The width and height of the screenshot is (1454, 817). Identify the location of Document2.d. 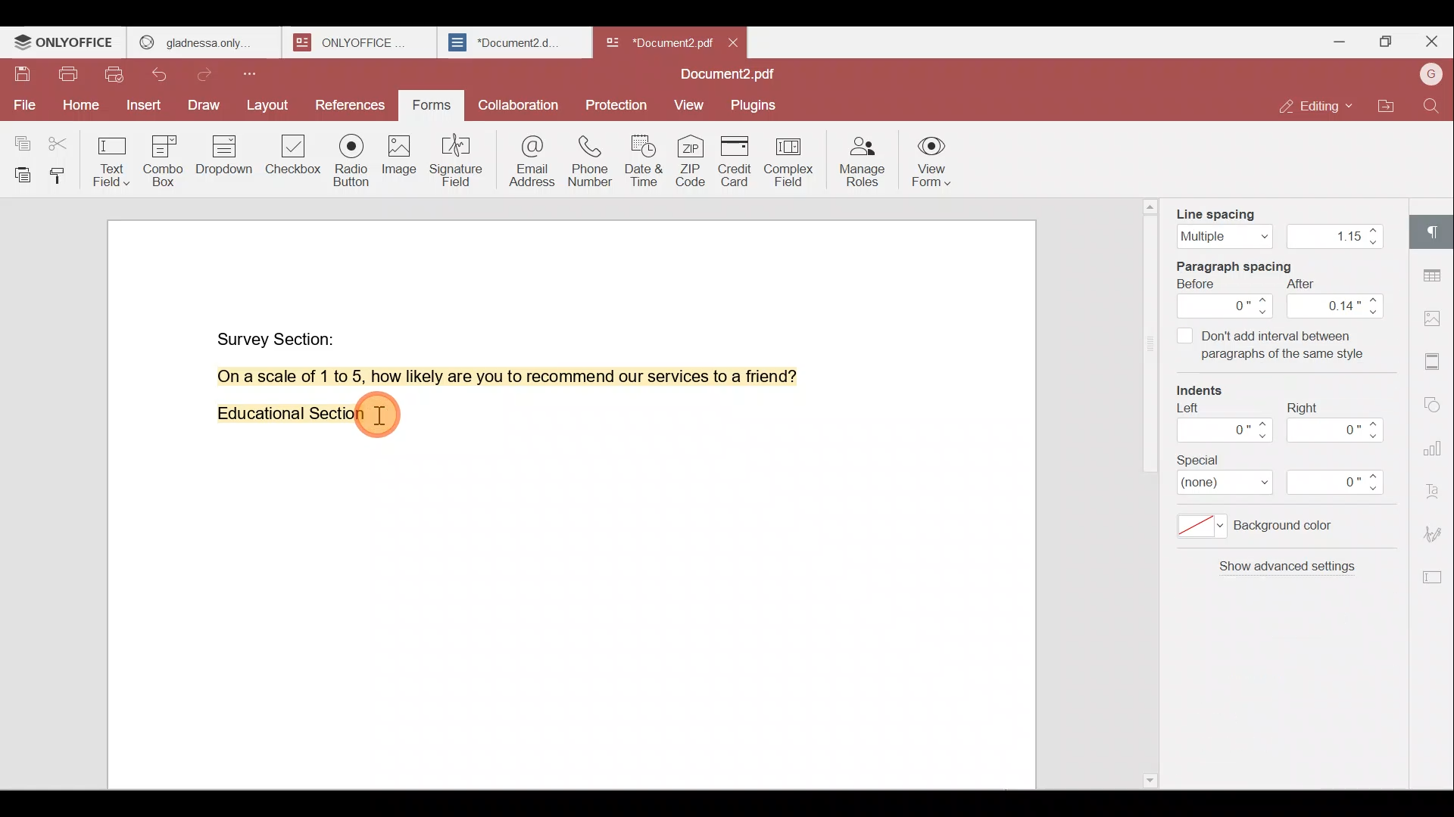
(513, 43).